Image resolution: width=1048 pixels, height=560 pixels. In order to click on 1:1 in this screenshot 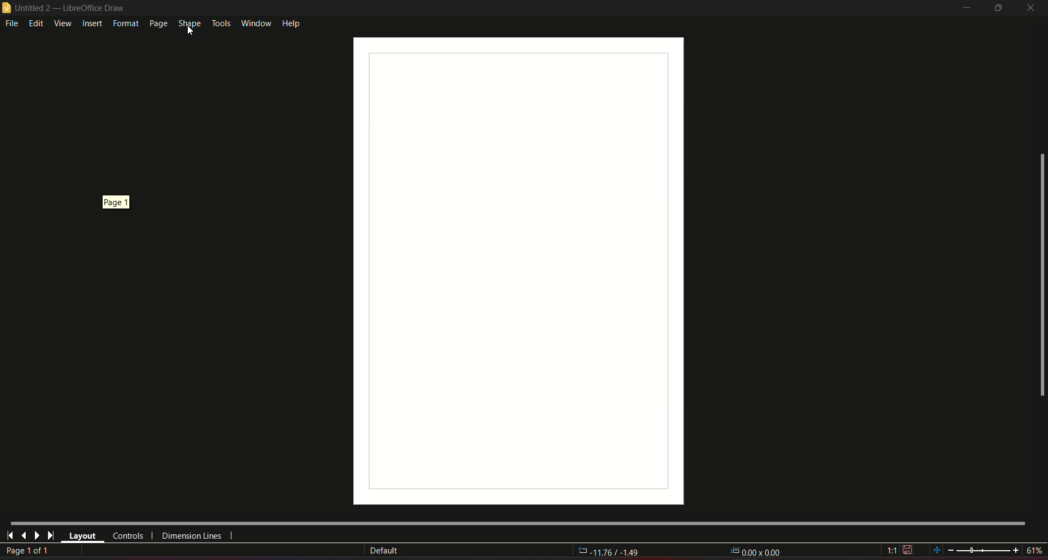, I will do `click(900, 550)`.